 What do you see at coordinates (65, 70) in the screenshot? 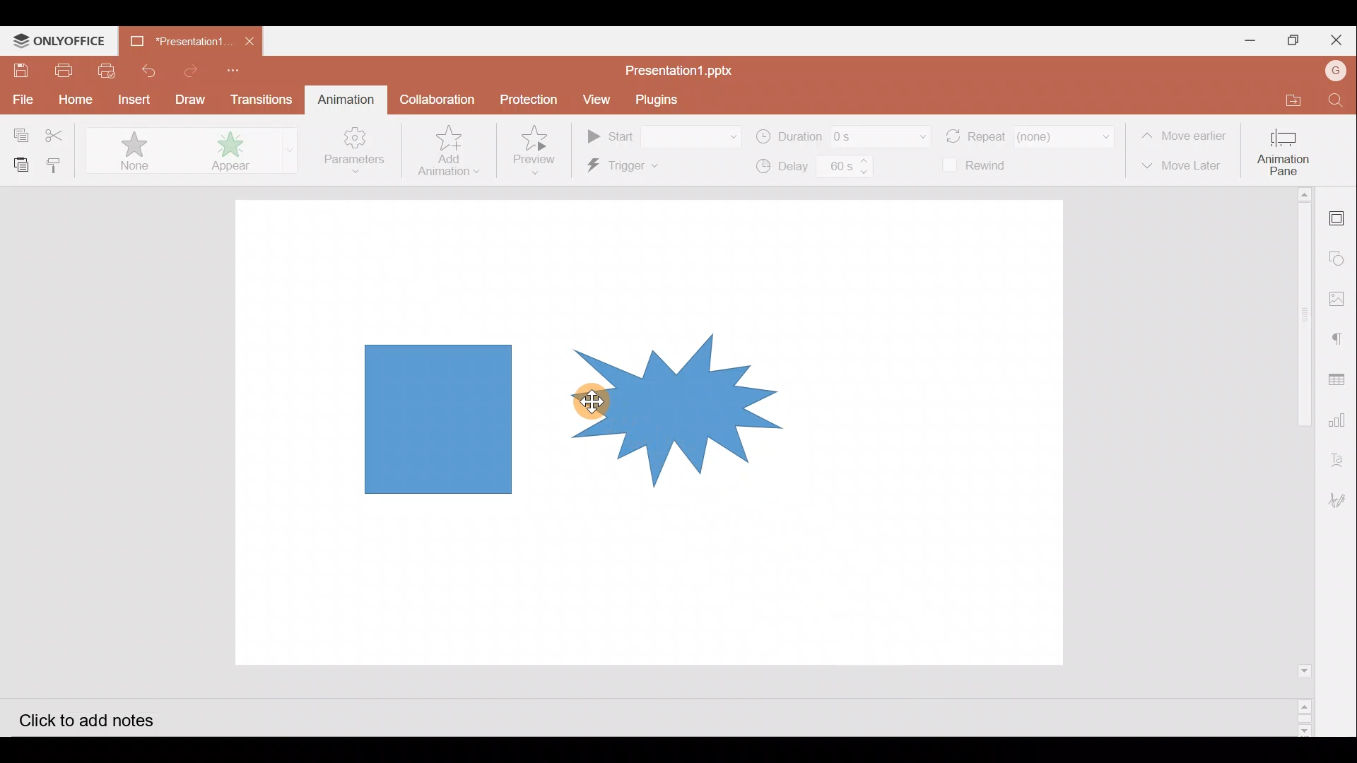
I see `Print file` at bounding box center [65, 70].